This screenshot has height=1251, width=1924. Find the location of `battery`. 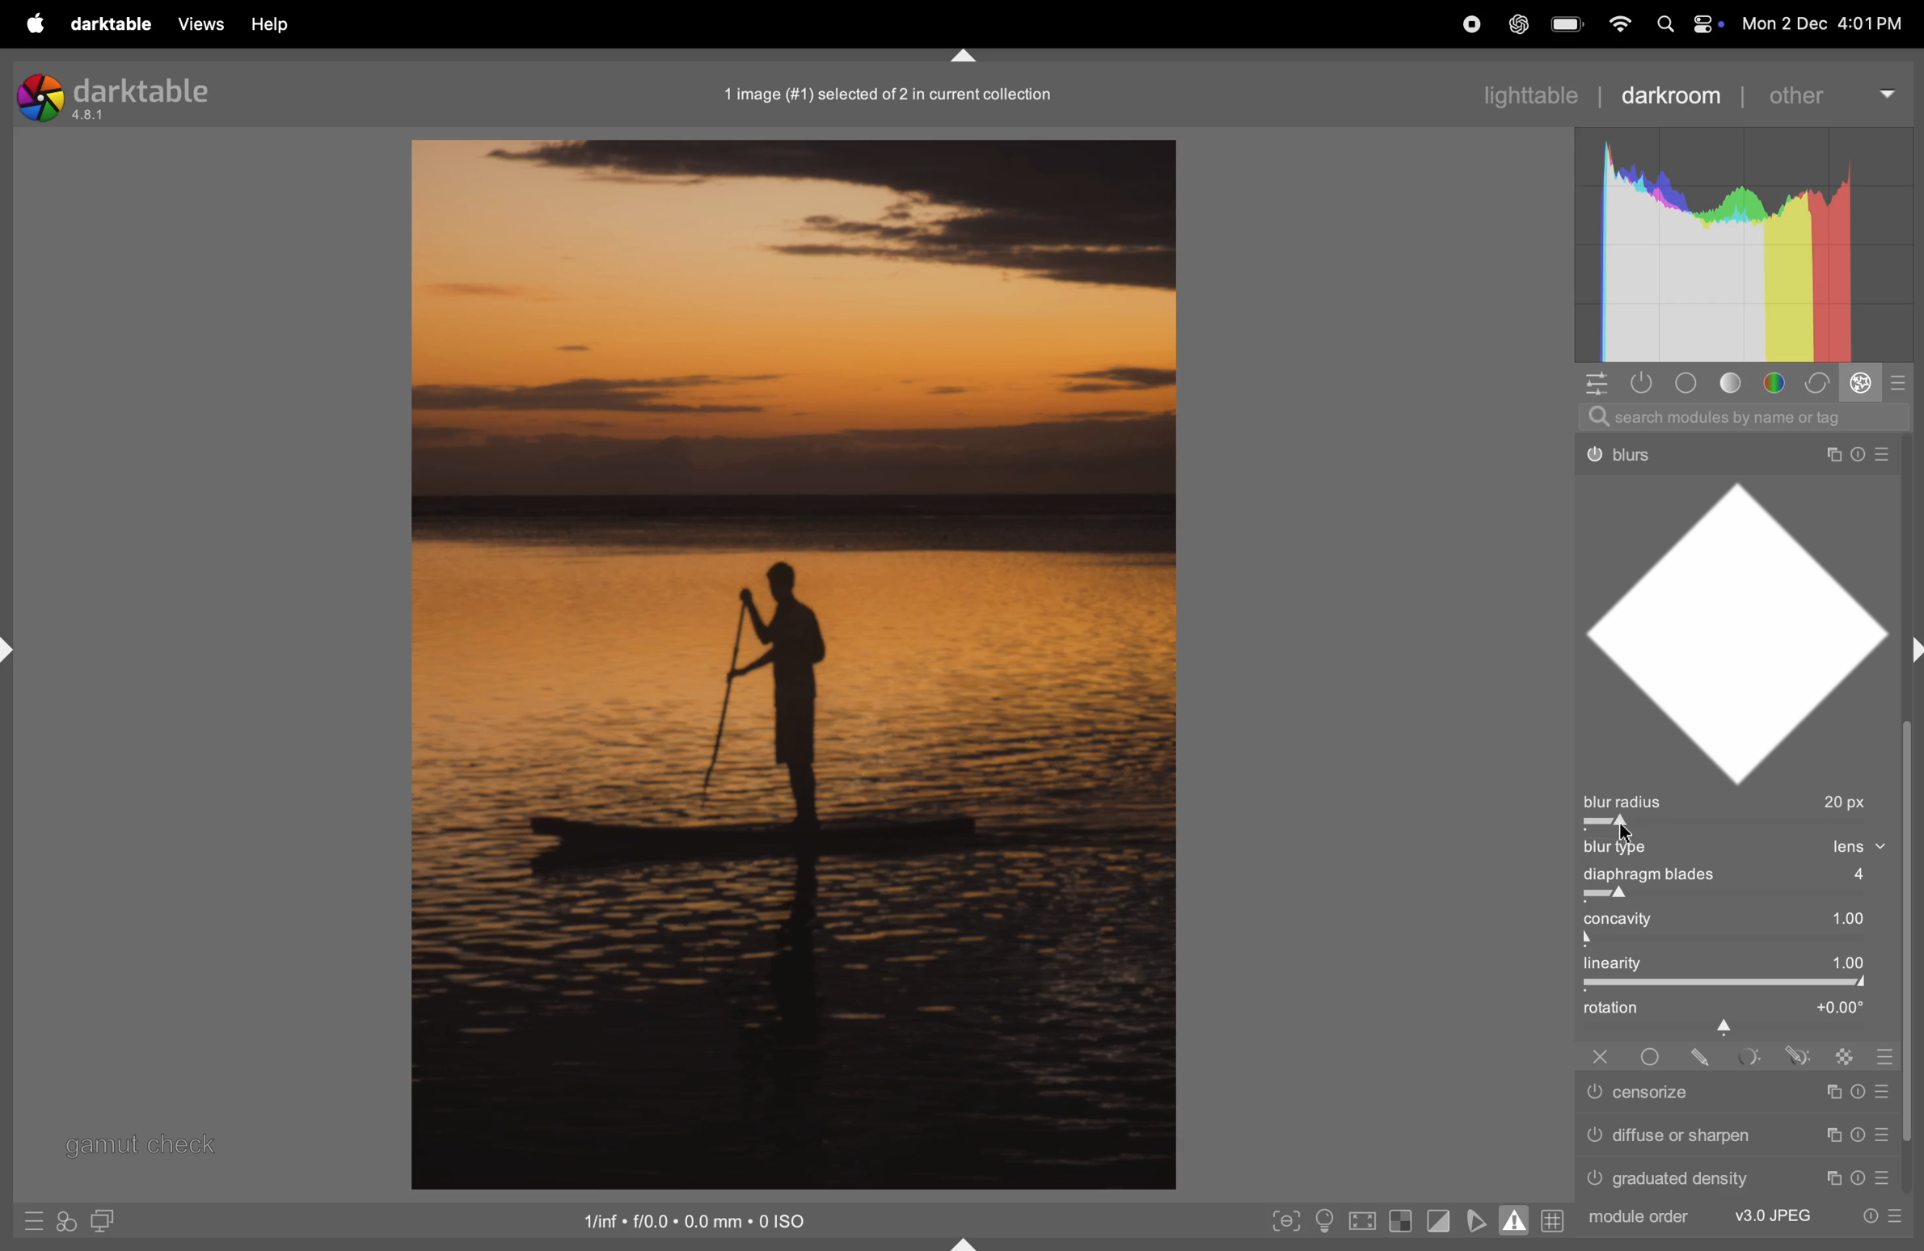

battery is located at coordinates (1568, 23).